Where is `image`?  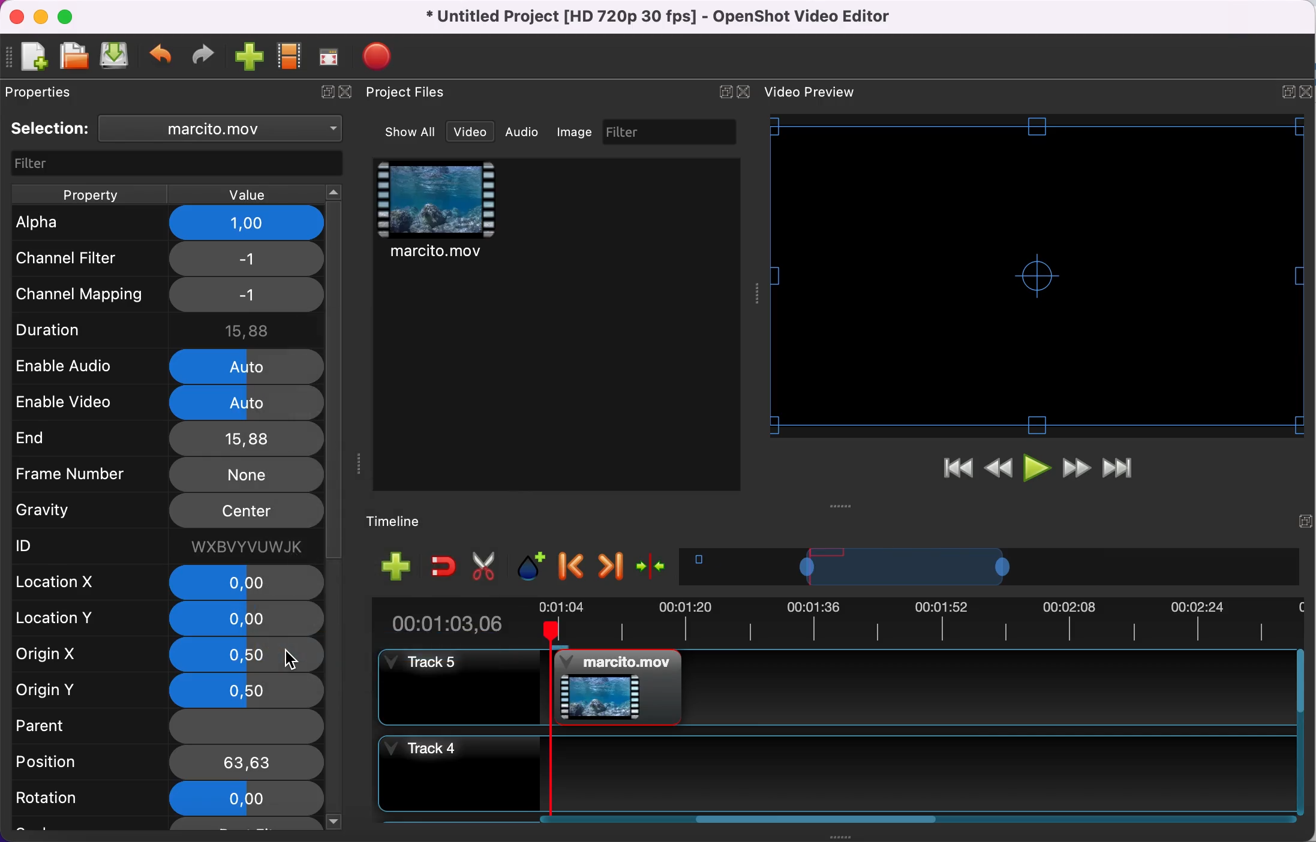 image is located at coordinates (576, 132).